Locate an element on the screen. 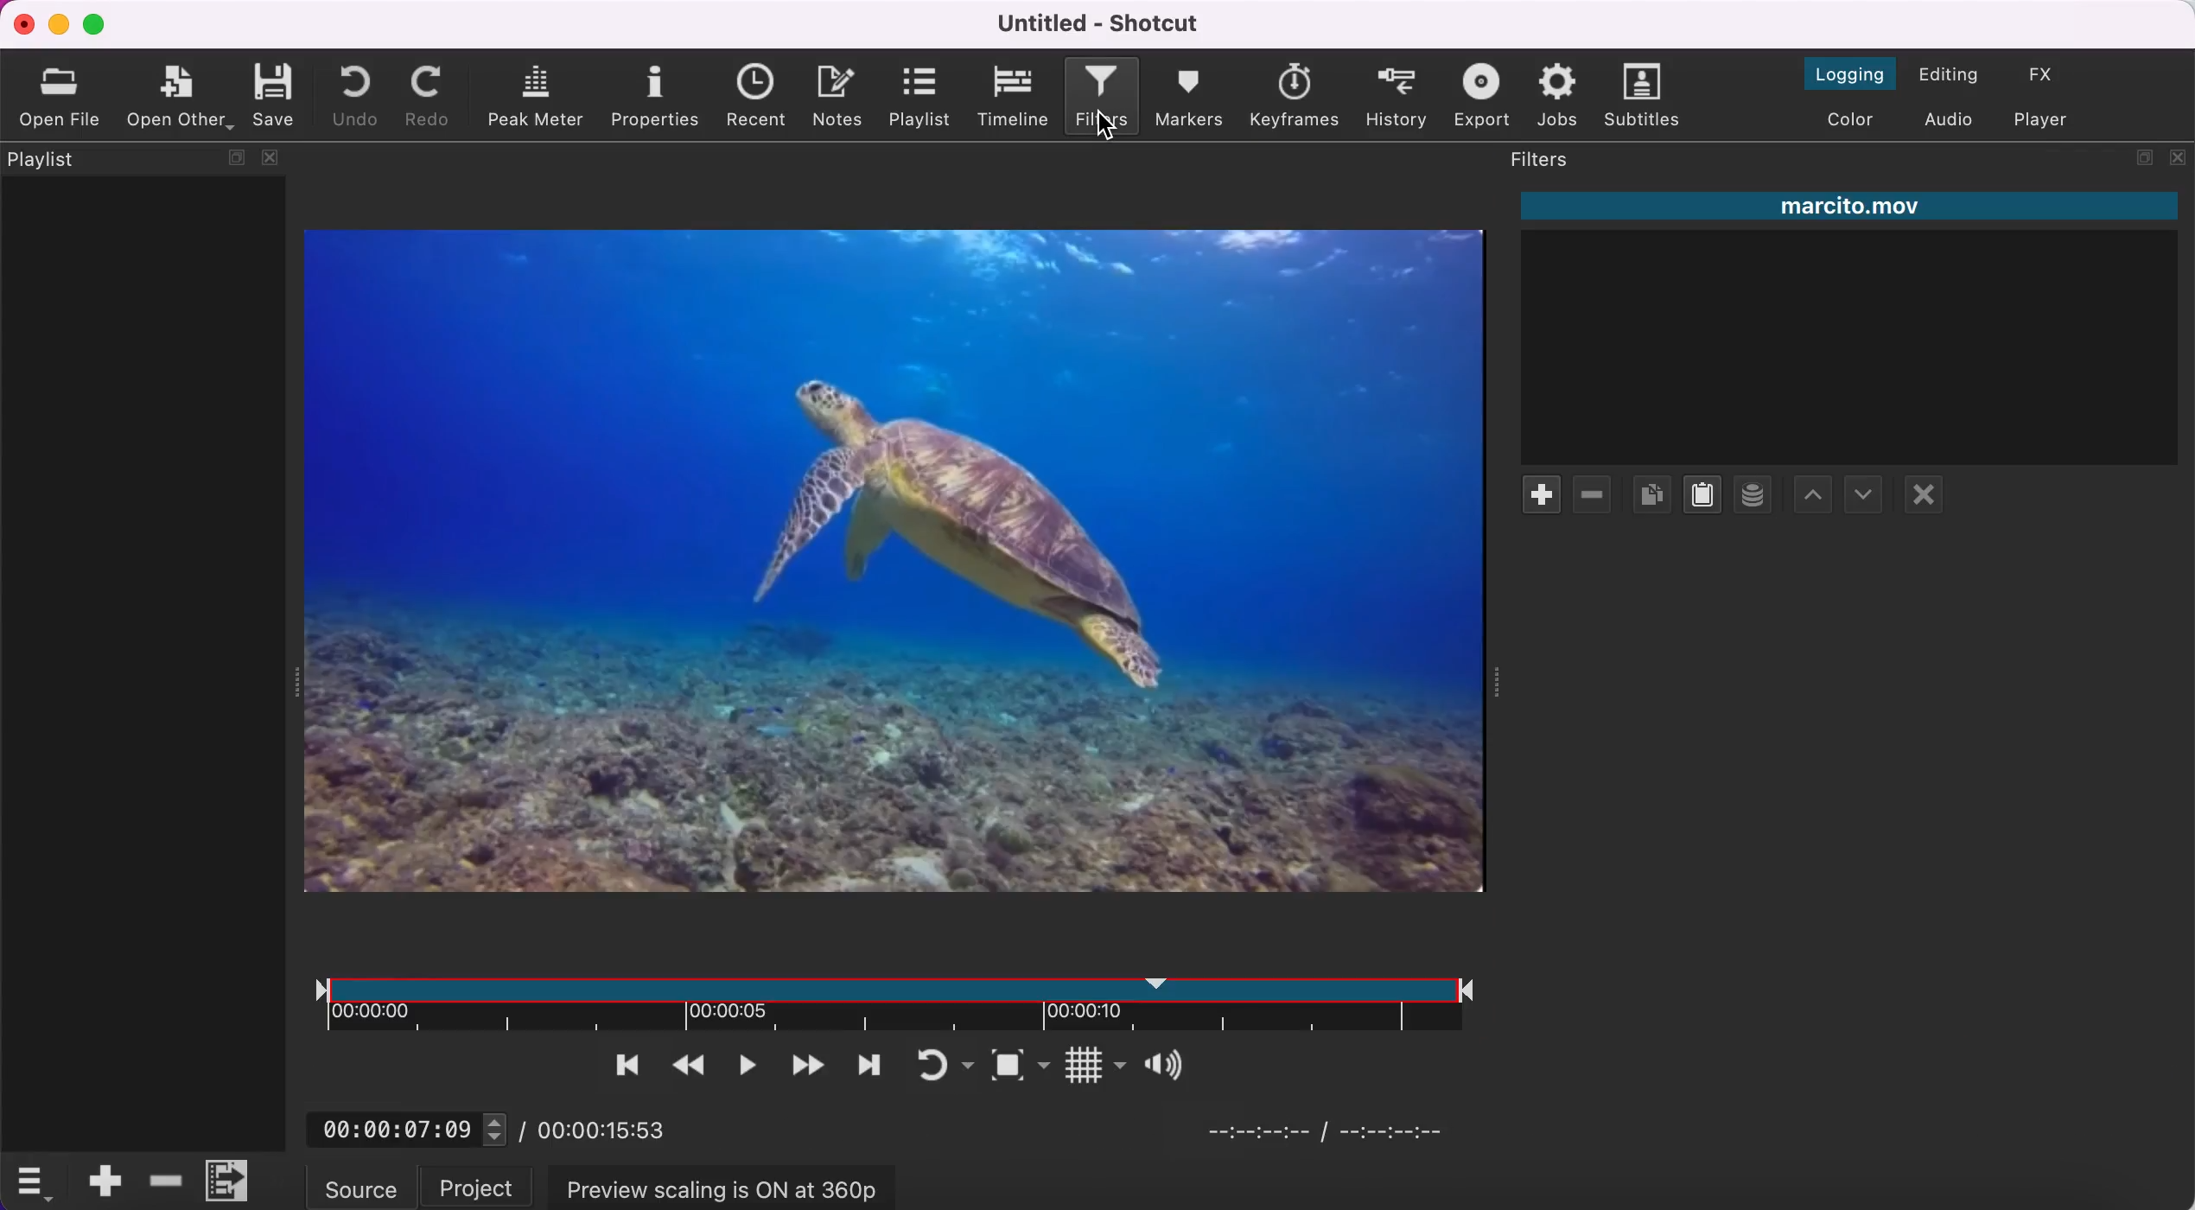 The height and width of the screenshot is (1210, 2195). deselect filter is located at coordinates (1926, 497).